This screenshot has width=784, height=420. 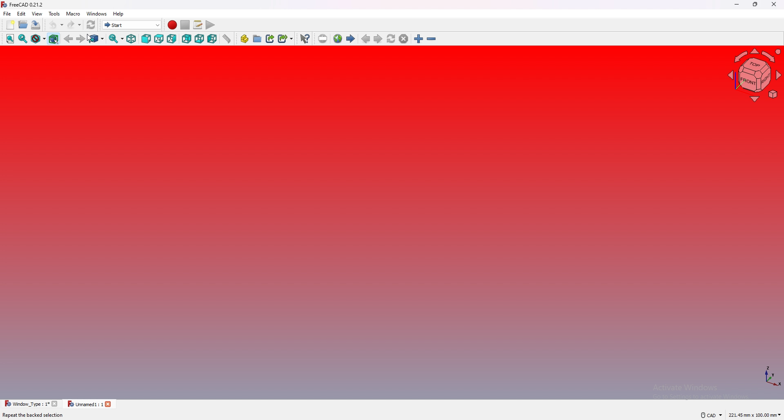 I want to click on tools, so click(x=54, y=13).